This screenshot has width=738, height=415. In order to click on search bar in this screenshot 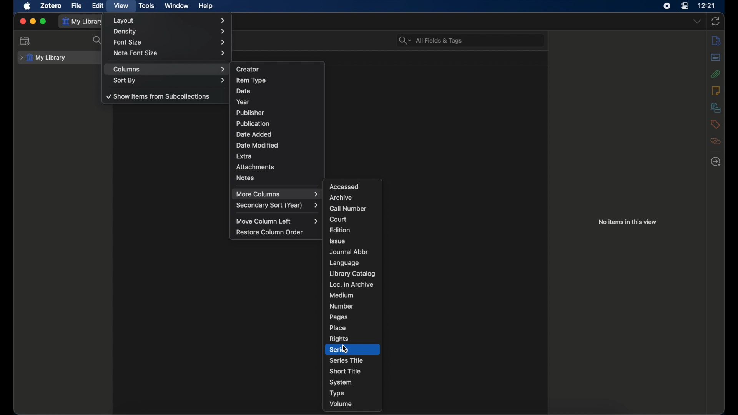, I will do `click(431, 40)`.